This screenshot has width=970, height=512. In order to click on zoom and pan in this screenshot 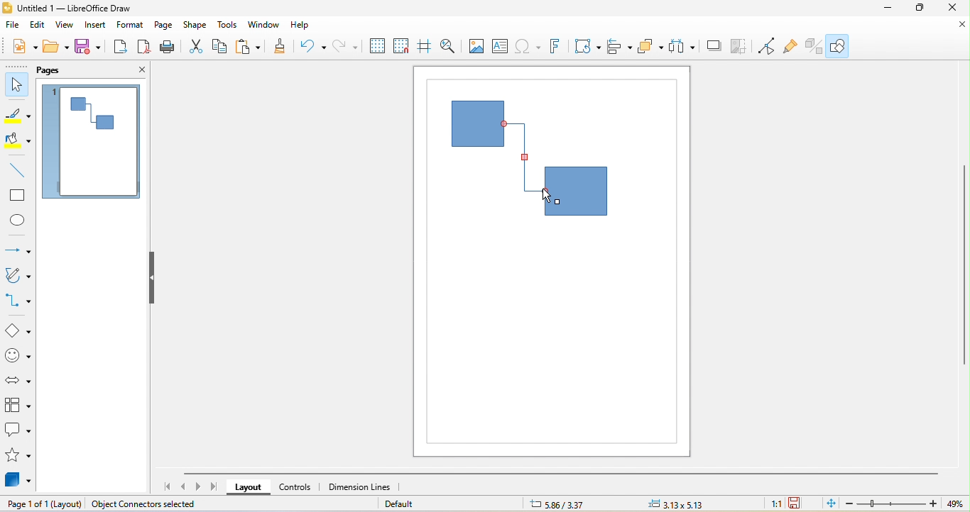, I will do `click(450, 46)`.